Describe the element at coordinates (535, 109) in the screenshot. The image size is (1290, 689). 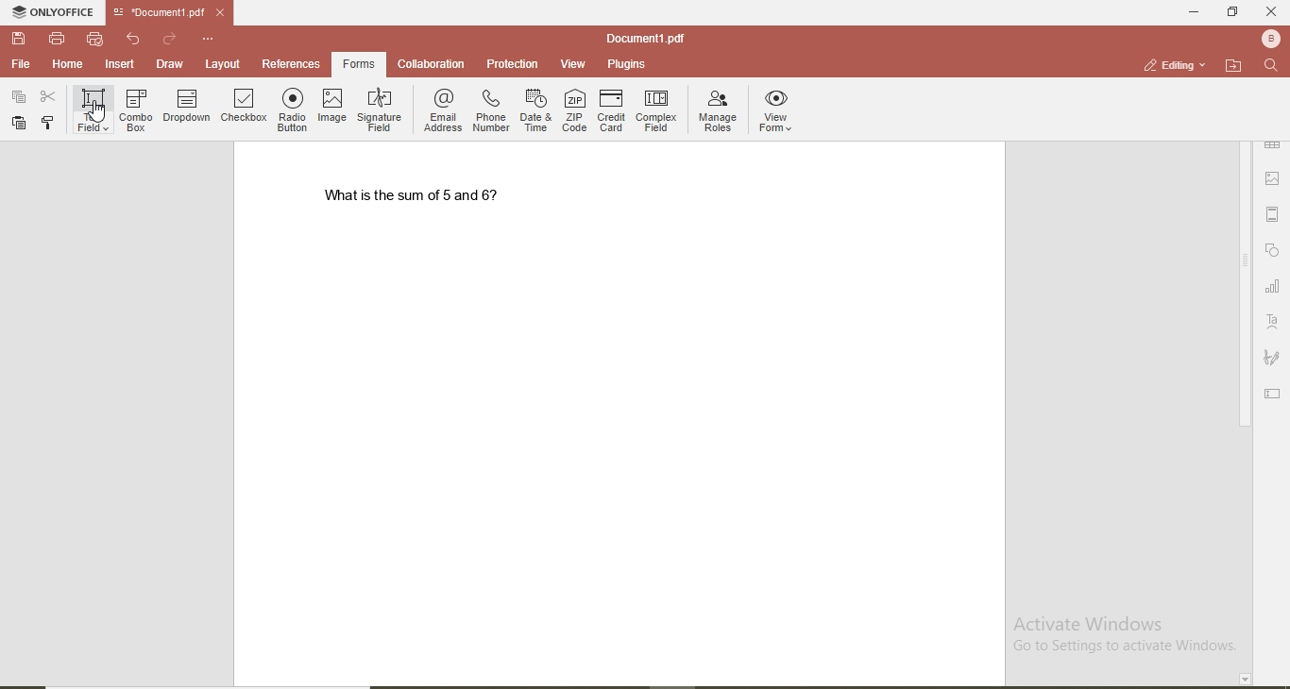
I see `date & time` at that location.